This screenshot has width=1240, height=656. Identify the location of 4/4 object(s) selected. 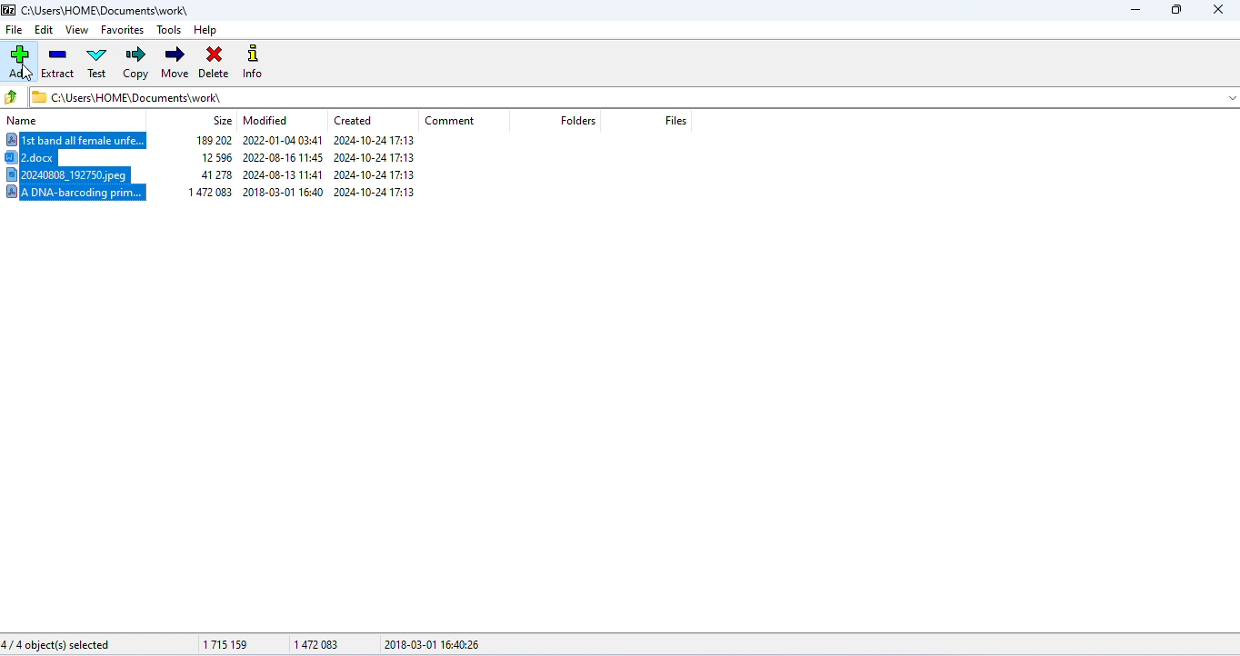
(56, 645).